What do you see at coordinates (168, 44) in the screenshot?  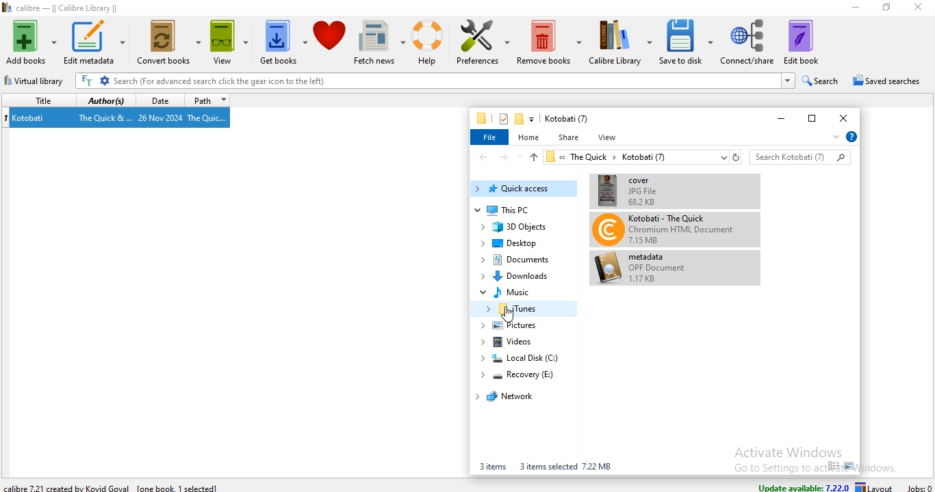 I see `convert books` at bounding box center [168, 44].